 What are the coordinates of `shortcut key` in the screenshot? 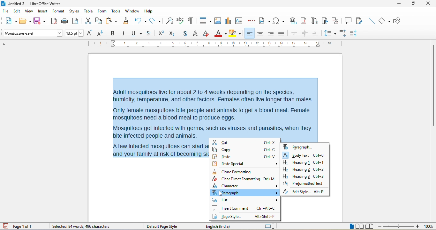 It's located at (269, 143).